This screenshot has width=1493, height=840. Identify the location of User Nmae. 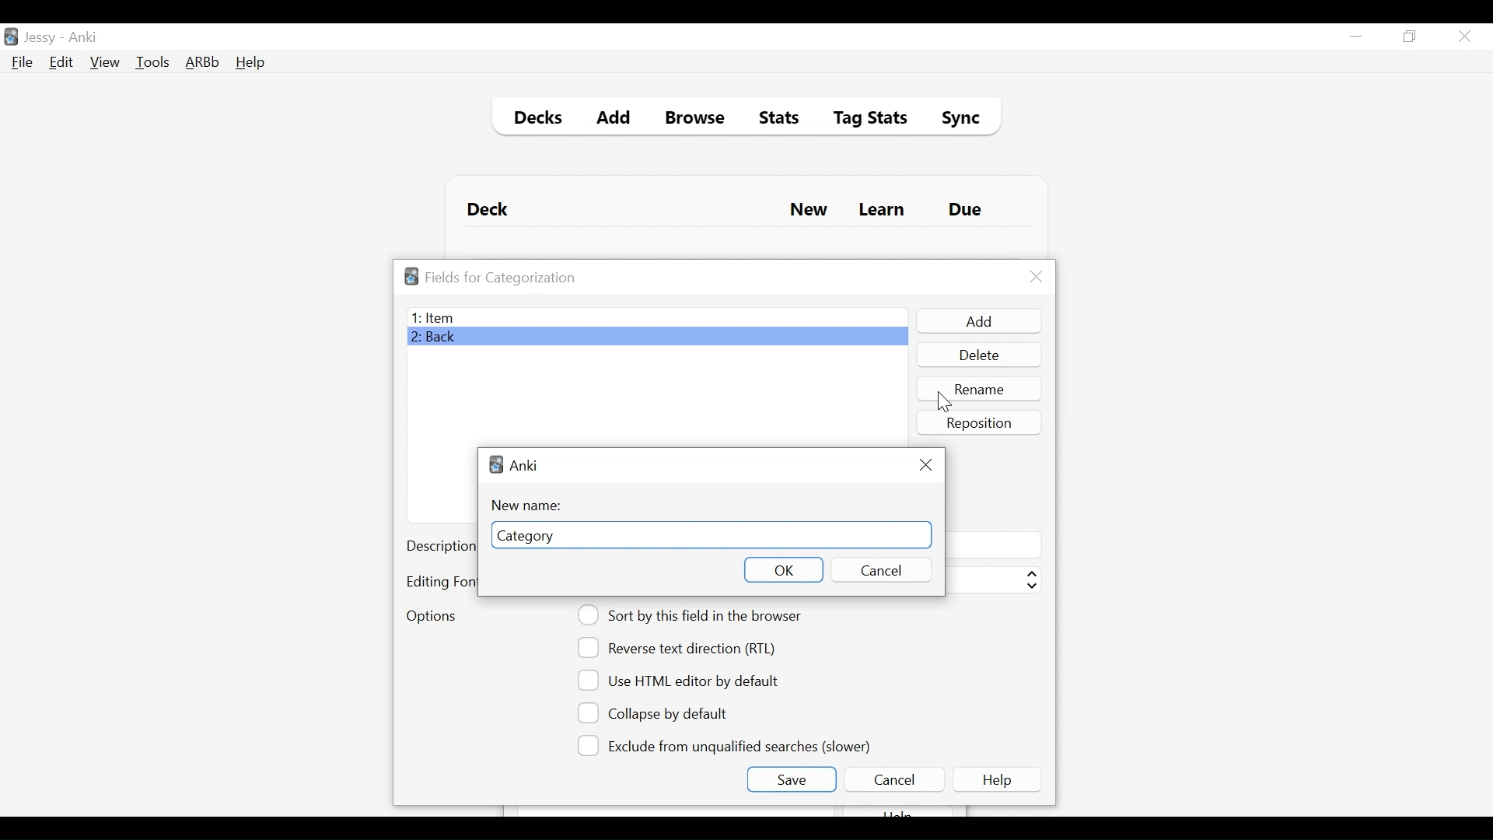
(43, 38).